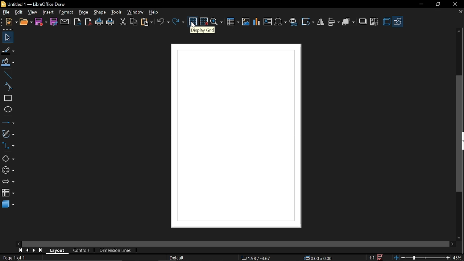 Image resolution: width=464 pixels, height=261 pixels. What do you see at coordinates (16, 257) in the screenshot?
I see `Page 1 of 1` at bounding box center [16, 257].